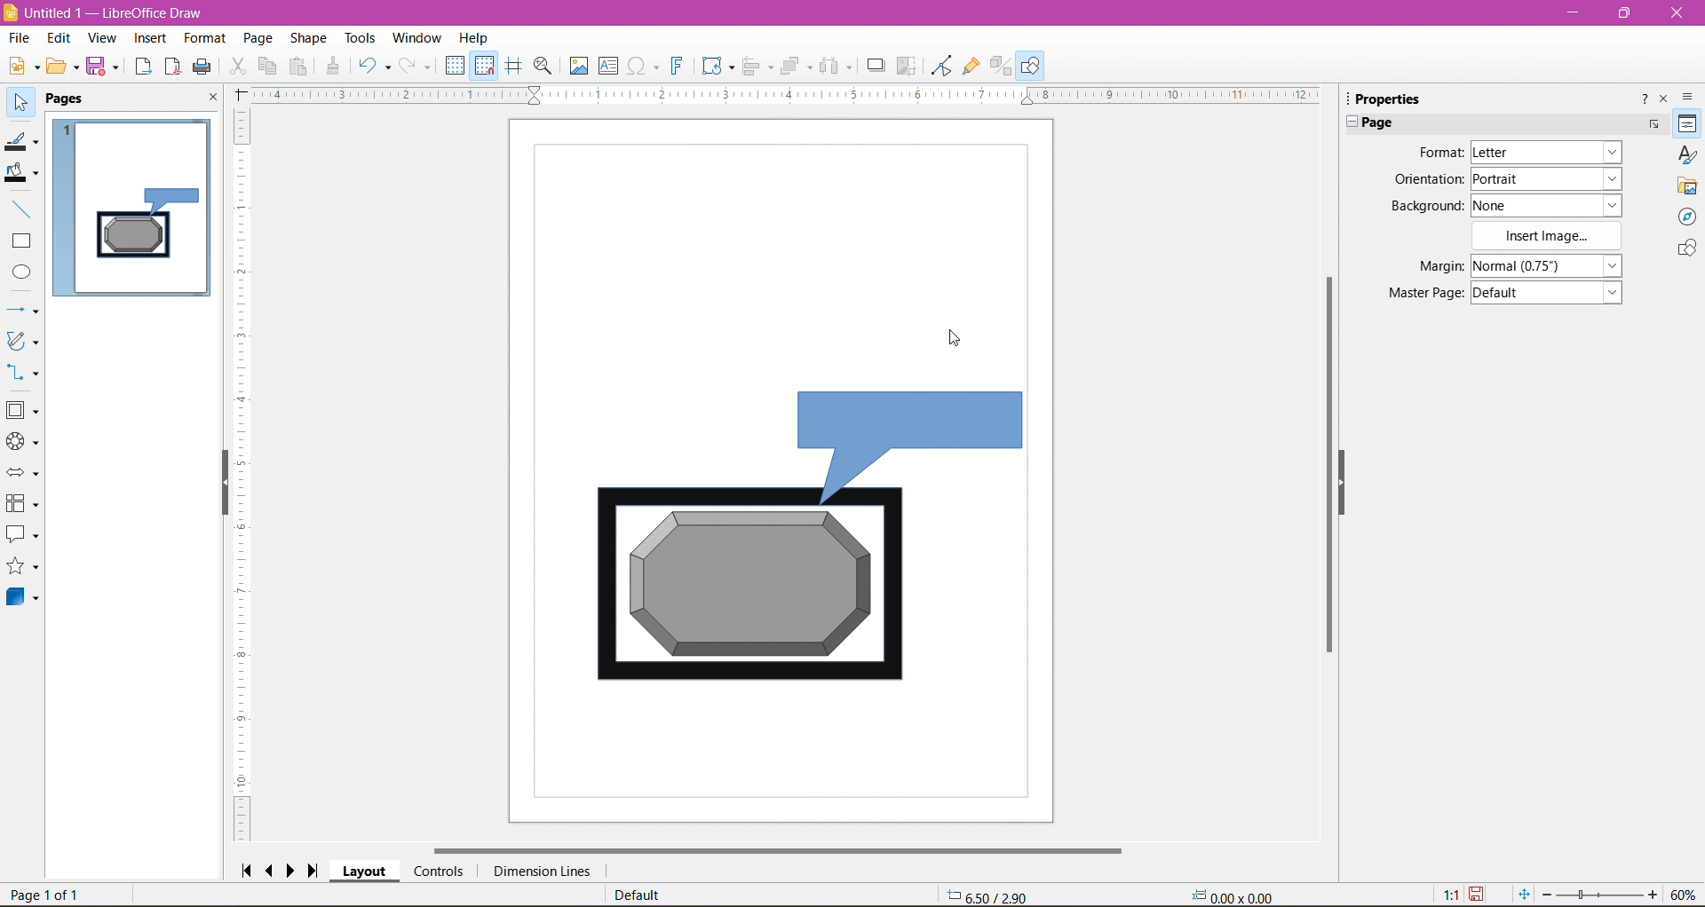  What do you see at coordinates (543, 67) in the screenshot?
I see `Zoom and Pan` at bounding box center [543, 67].